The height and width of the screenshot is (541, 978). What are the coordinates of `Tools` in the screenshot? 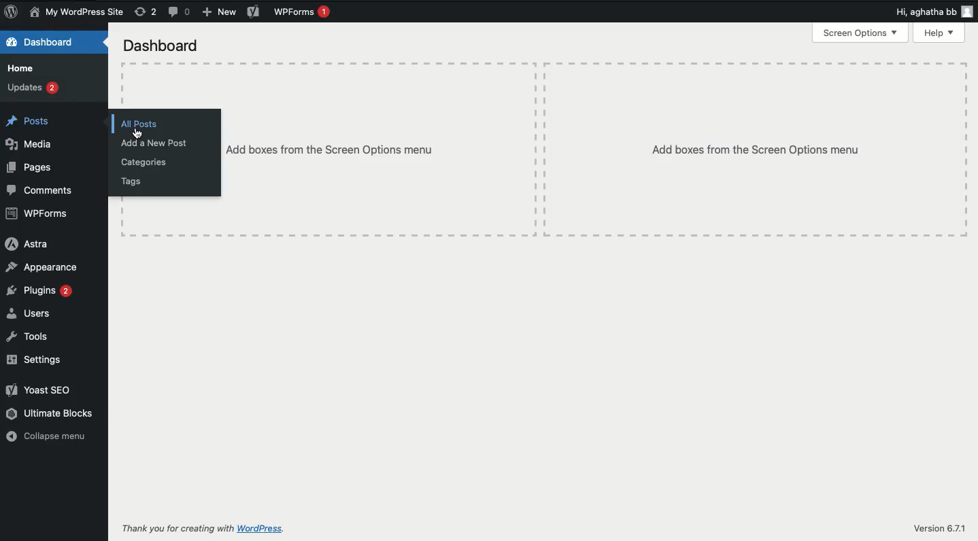 It's located at (27, 335).